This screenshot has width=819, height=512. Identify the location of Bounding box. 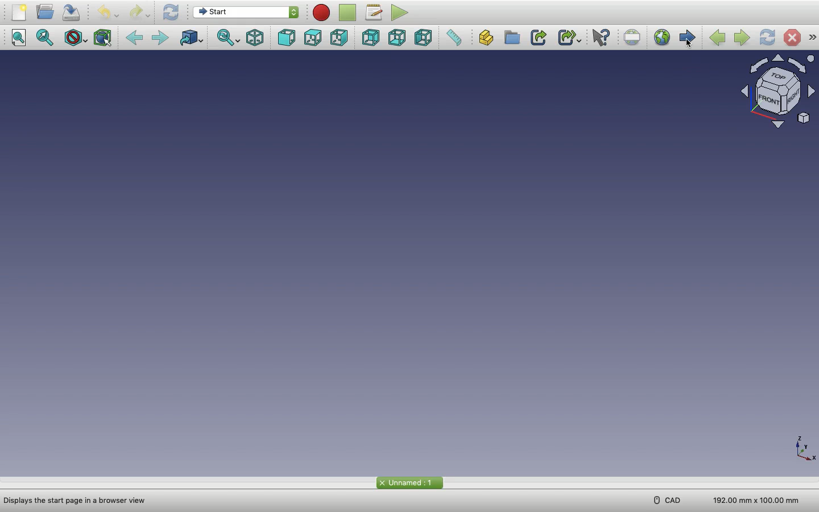
(102, 39).